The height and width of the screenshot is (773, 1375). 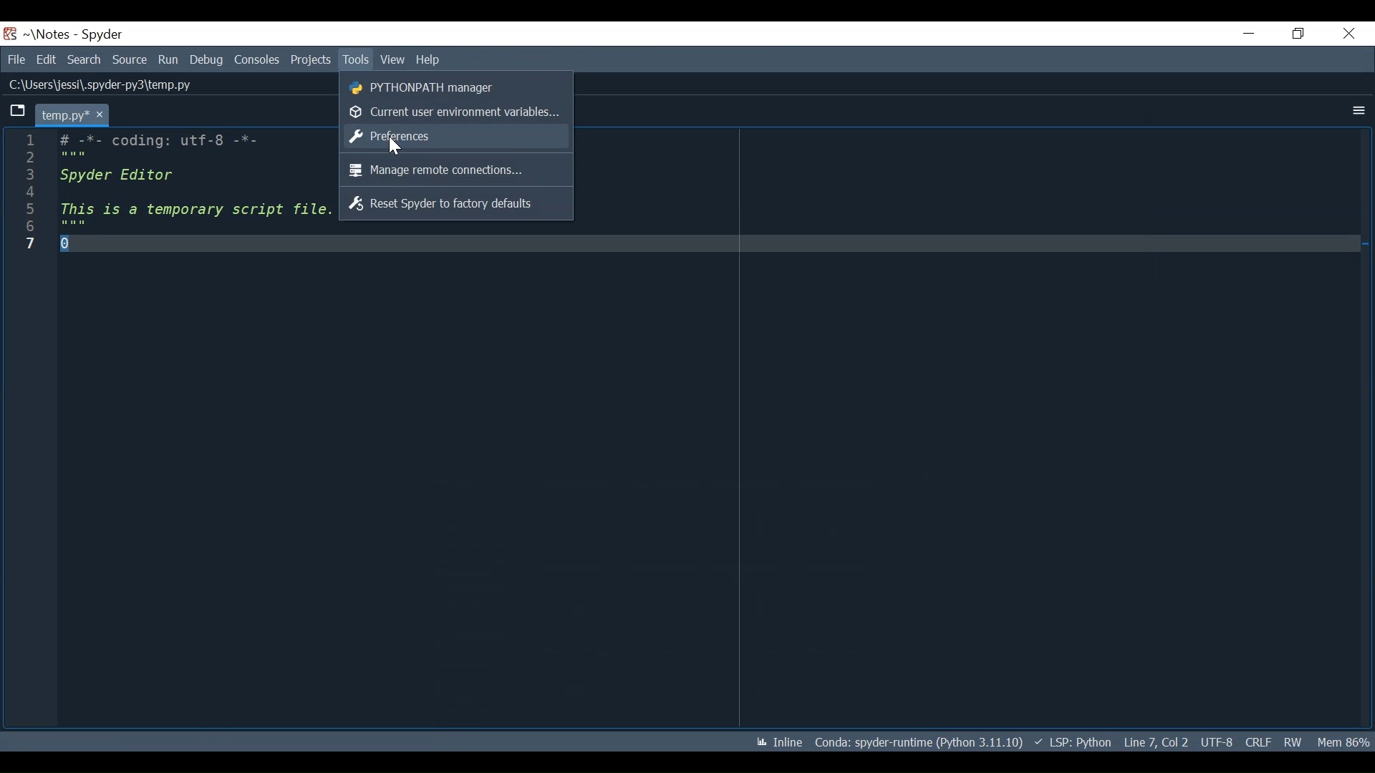 I want to click on Language, so click(x=1074, y=742).